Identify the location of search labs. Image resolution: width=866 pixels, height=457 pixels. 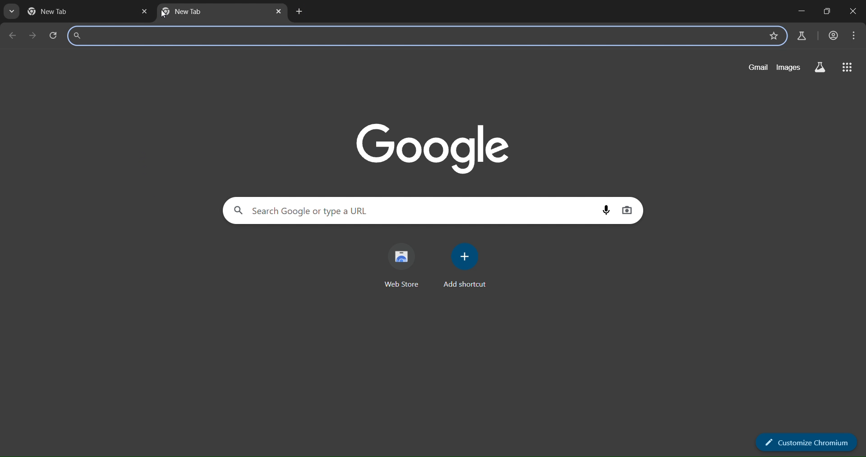
(820, 68).